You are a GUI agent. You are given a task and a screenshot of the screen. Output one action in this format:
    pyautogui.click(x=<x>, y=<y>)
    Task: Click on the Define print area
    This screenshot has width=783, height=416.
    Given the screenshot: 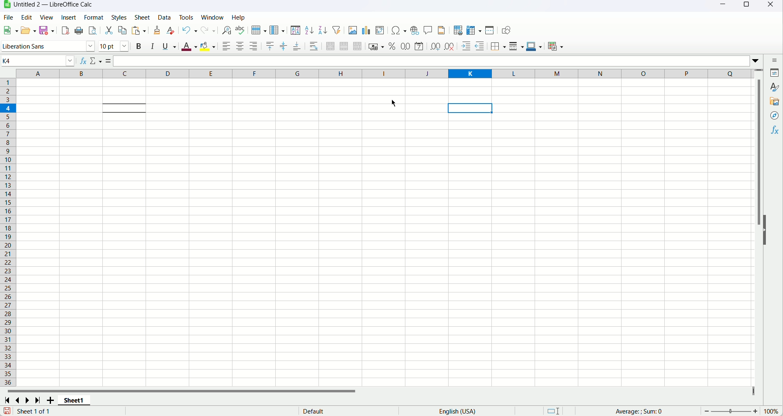 What is the action you would take?
    pyautogui.click(x=458, y=31)
    